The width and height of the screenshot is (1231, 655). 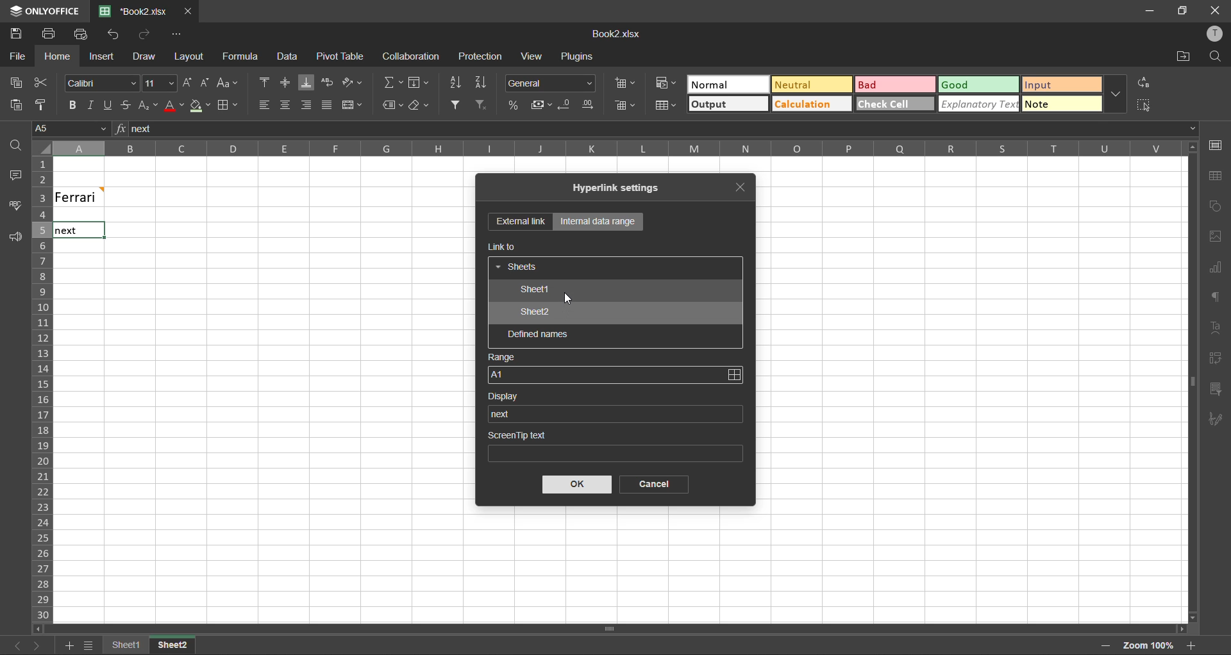 What do you see at coordinates (482, 83) in the screenshot?
I see `sort descending` at bounding box center [482, 83].